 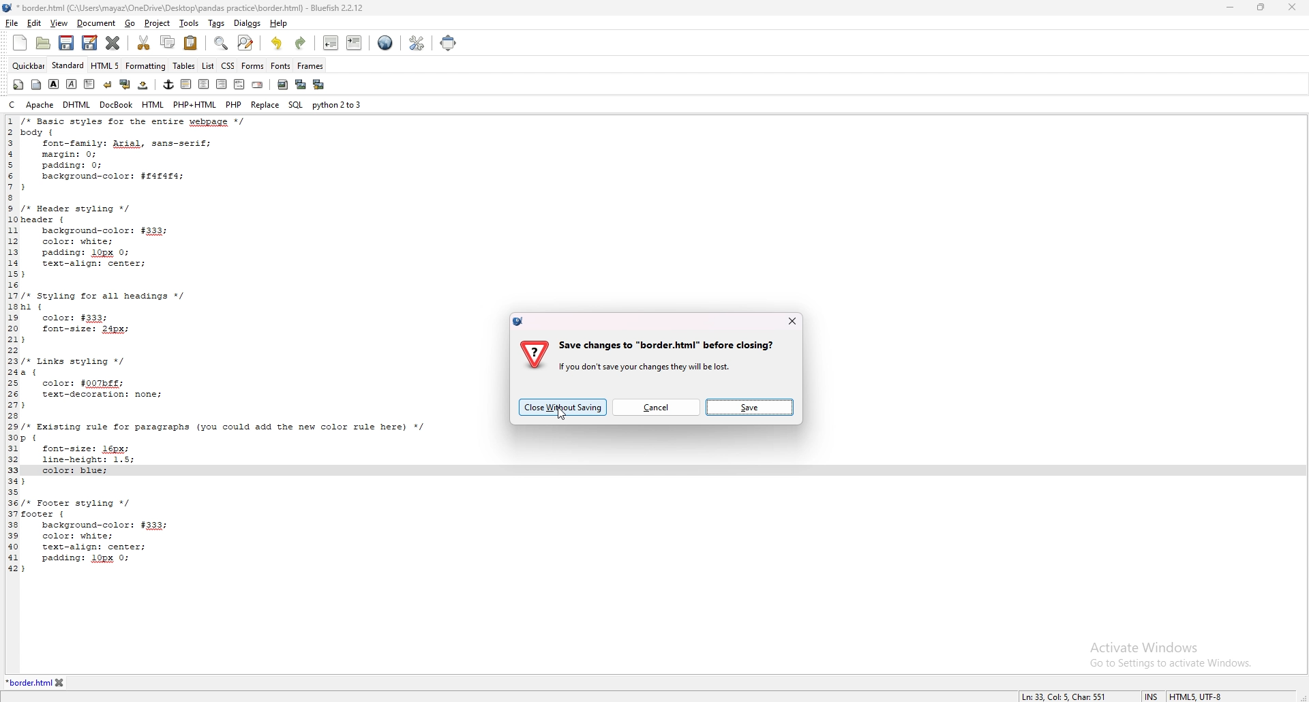 I want to click on code, so click(x=242, y=346).